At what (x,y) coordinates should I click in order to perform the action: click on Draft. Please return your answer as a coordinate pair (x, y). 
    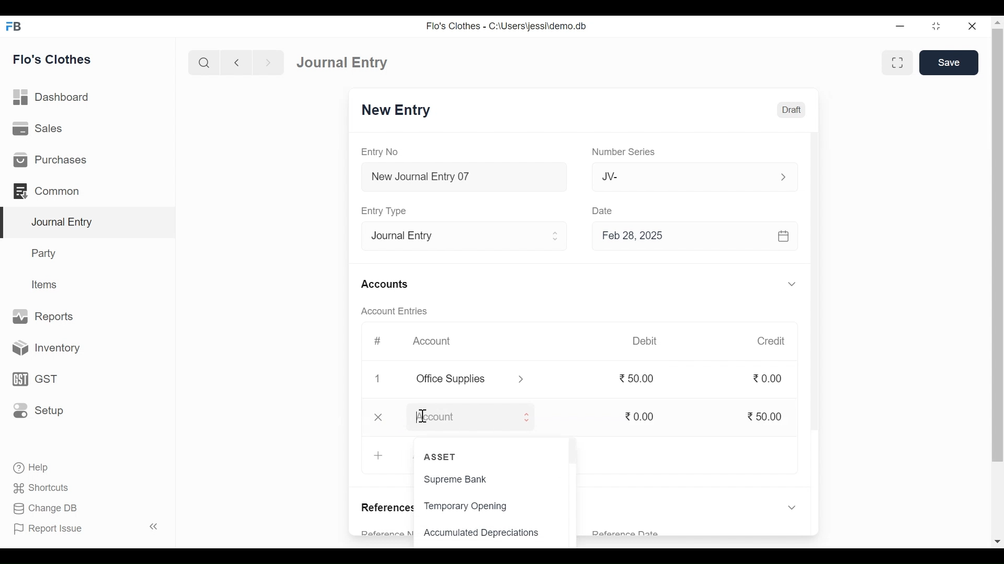
    Looking at the image, I should click on (793, 110).